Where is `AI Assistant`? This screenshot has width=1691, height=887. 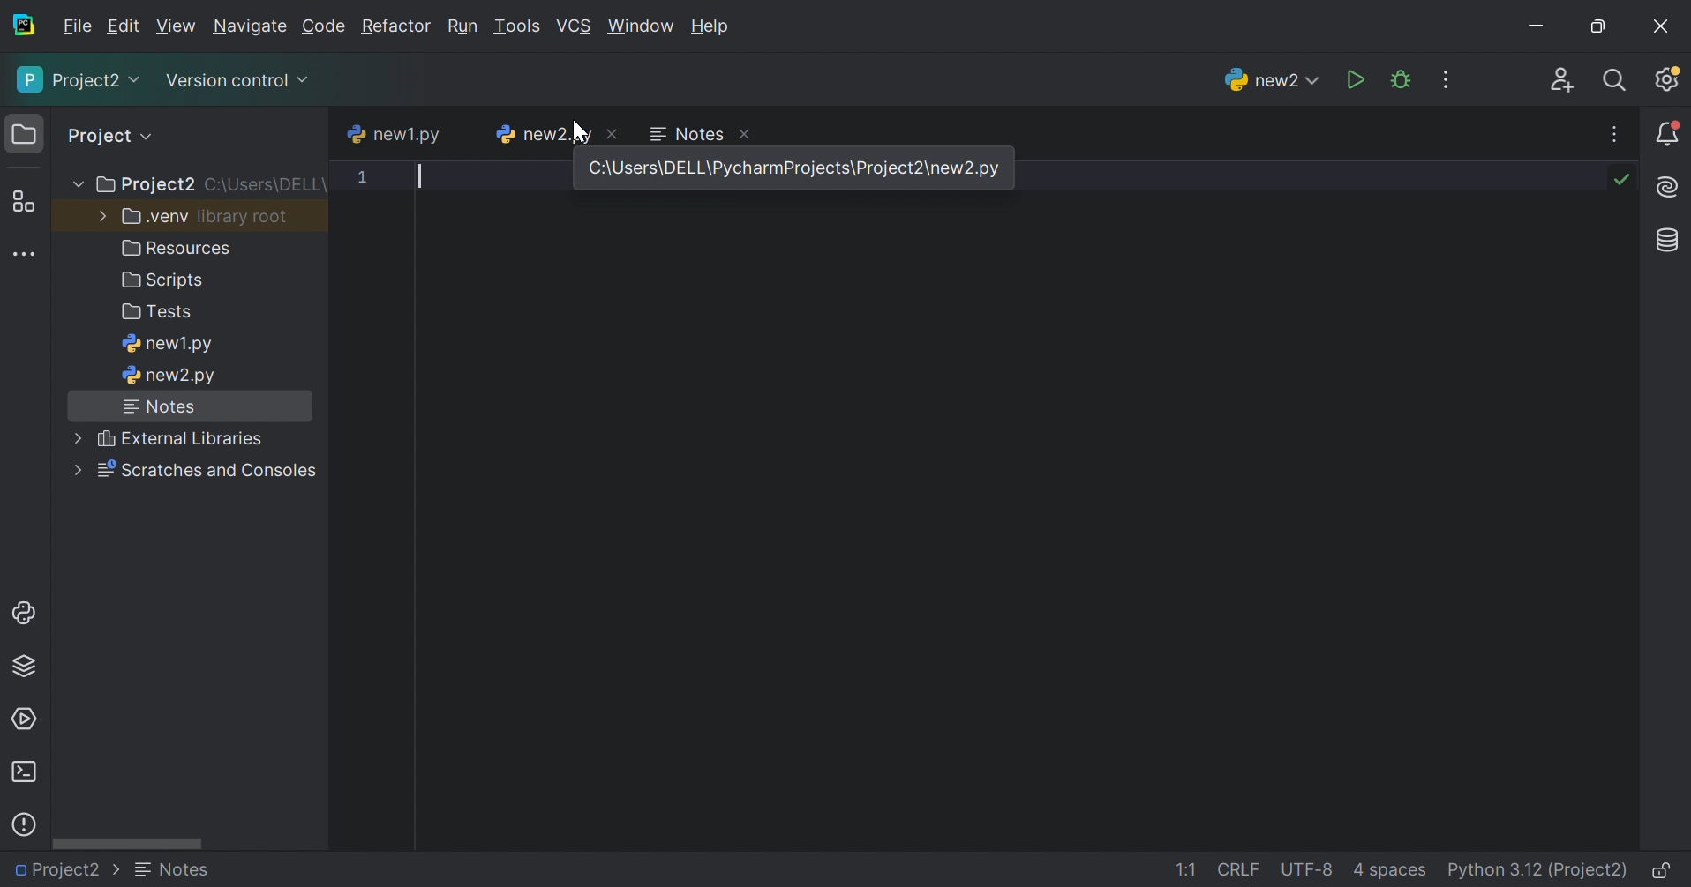
AI Assistant is located at coordinates (1670, 189).